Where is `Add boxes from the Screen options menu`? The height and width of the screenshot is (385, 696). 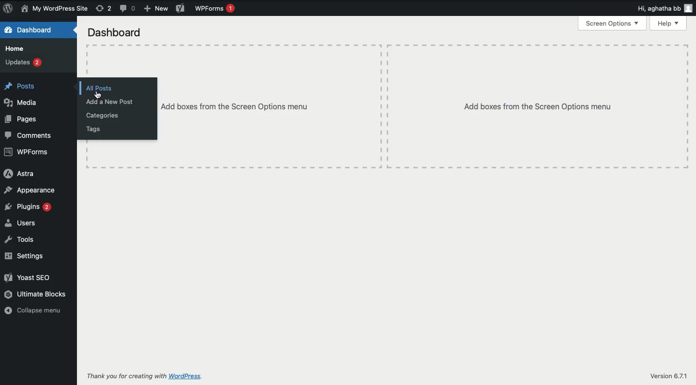 Add boxes from the Screen options menu is located at coordinates (236, 106).